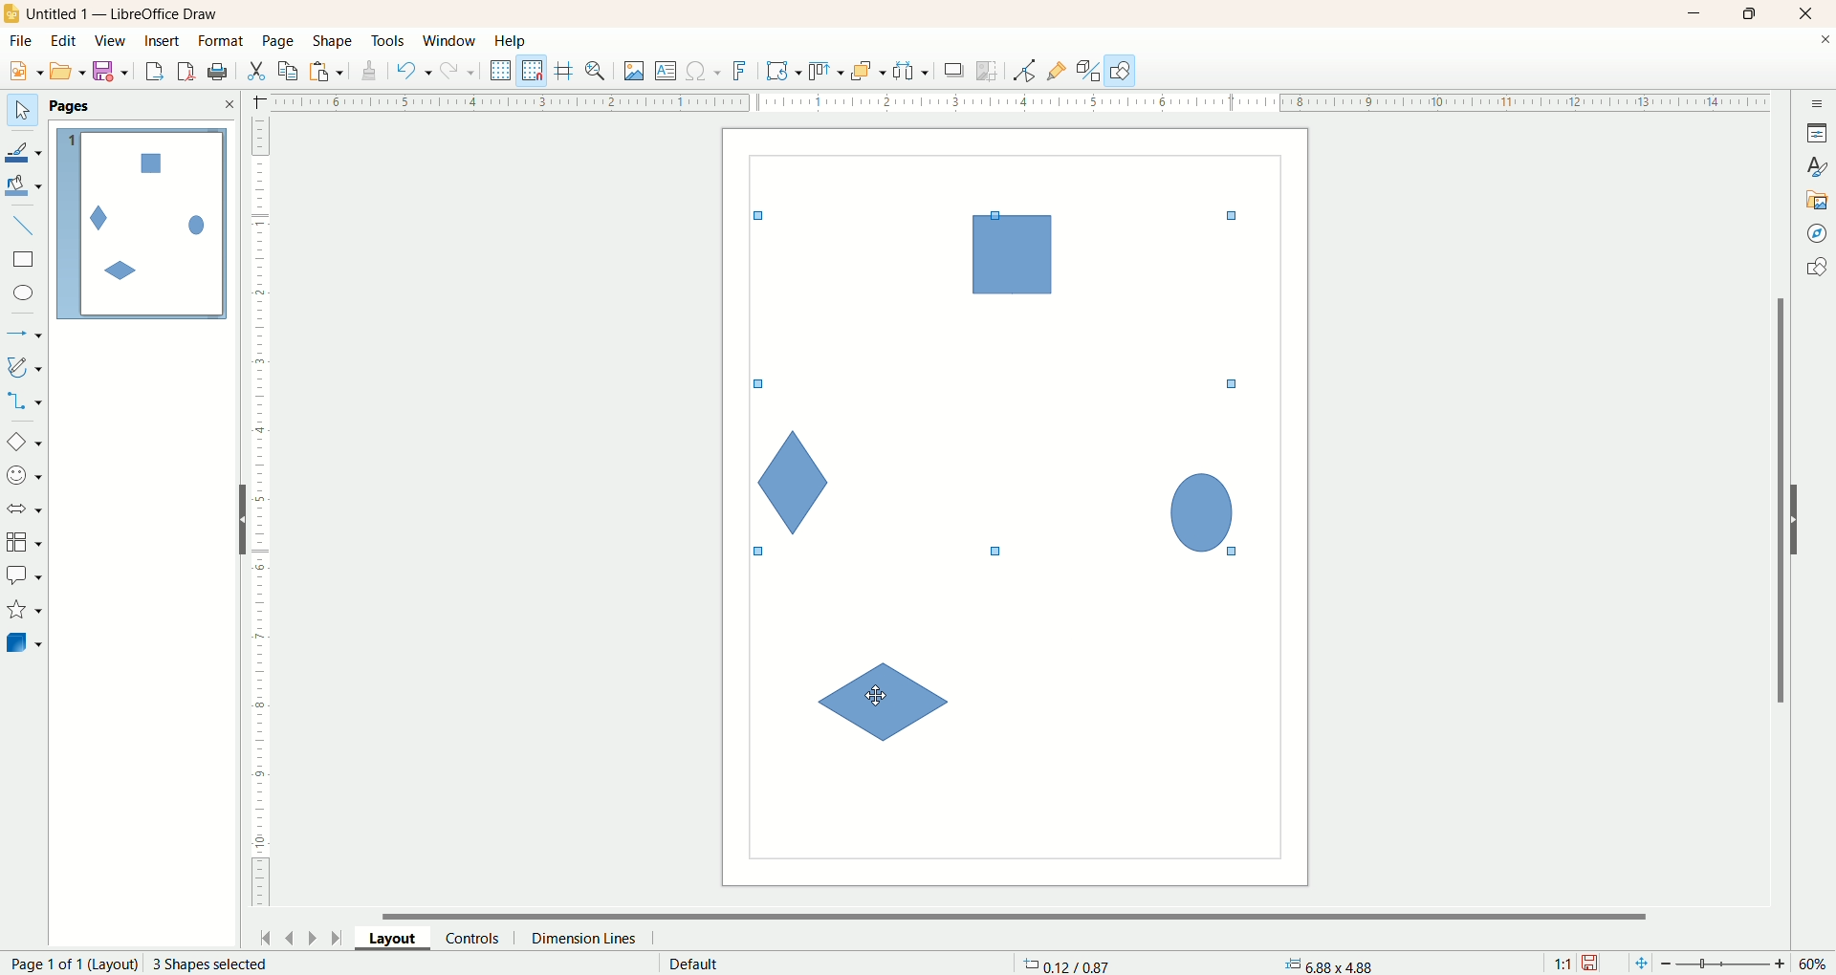  I want to click on window, so click(454, 42).